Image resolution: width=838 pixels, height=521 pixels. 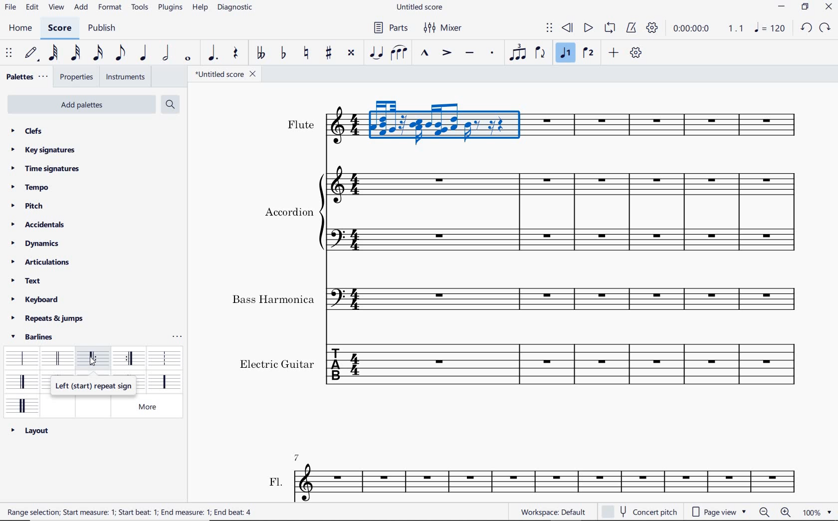 I want to click on concert pitch, so click(x=641, y=511).